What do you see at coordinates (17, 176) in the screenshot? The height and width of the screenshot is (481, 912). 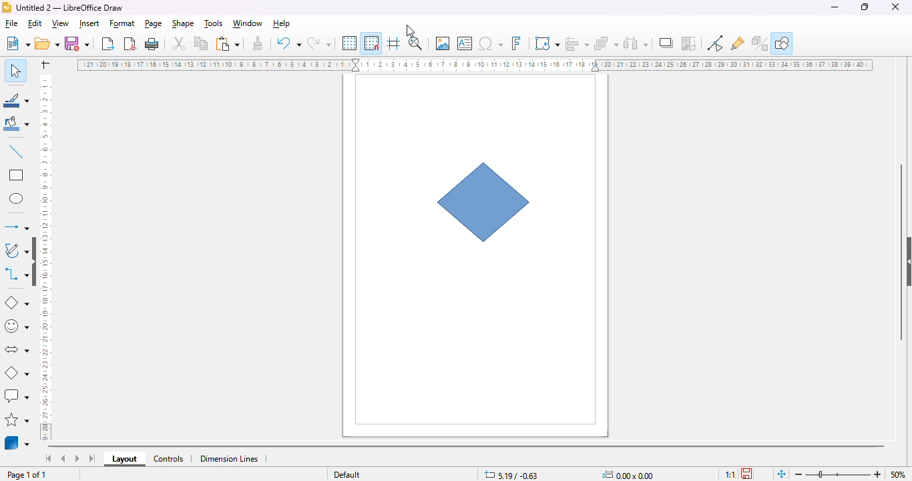 I see `rectangle` at bounding box center [17, 176].